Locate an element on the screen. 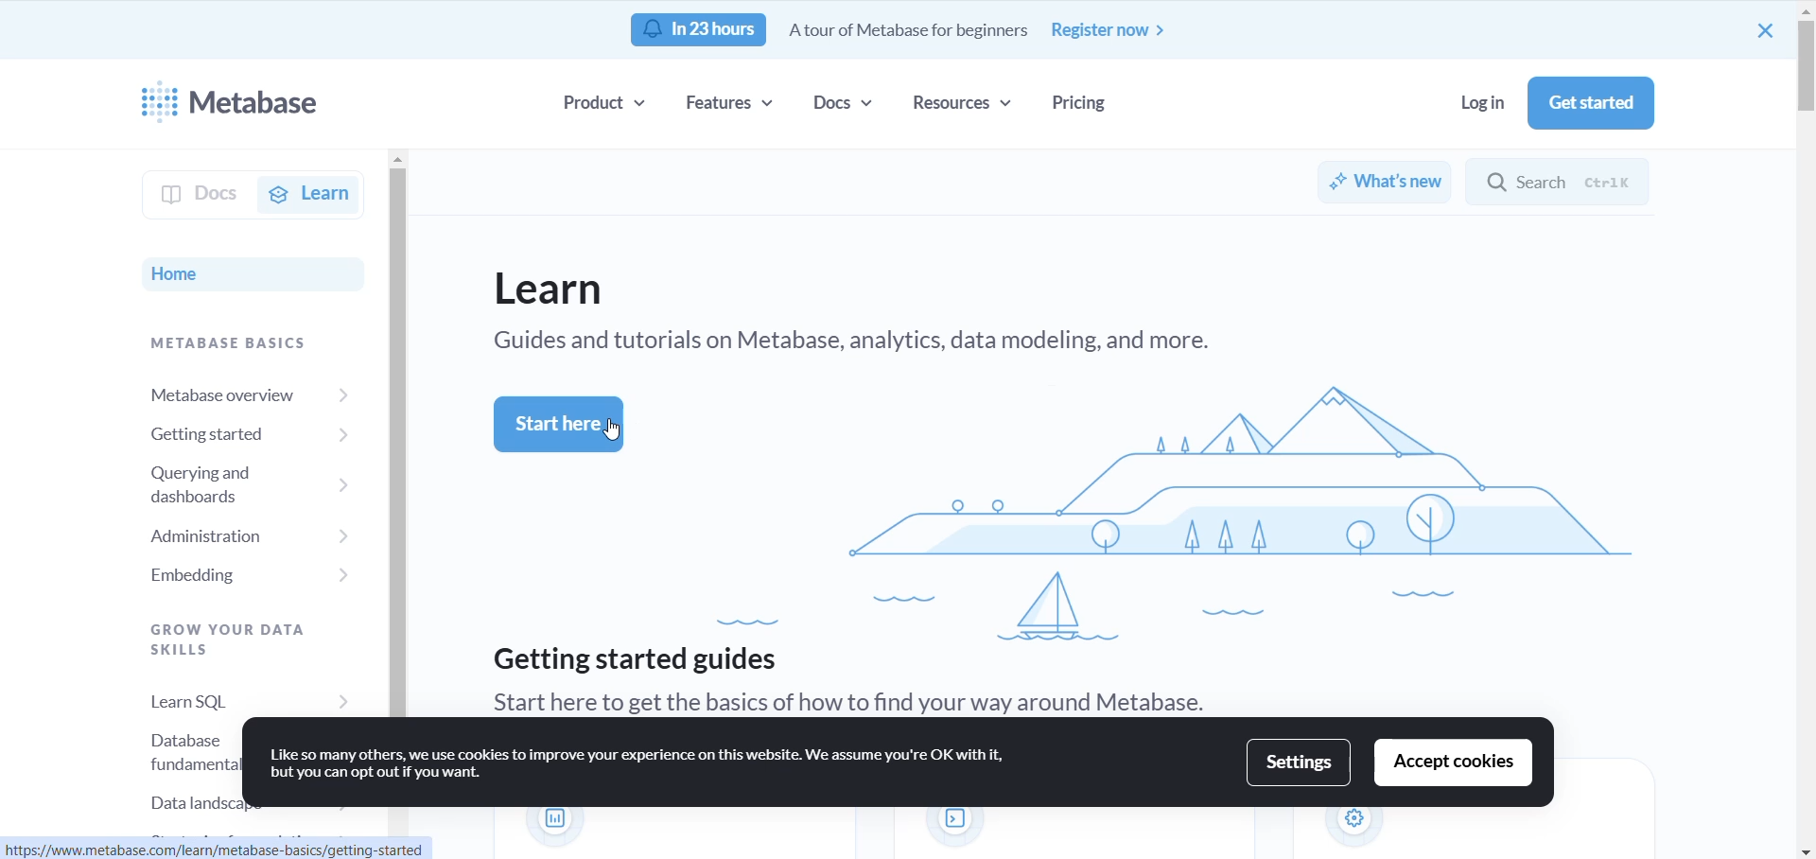 This screenshot has height=859, width=1816. getting started is located at coordinates (246, 433).